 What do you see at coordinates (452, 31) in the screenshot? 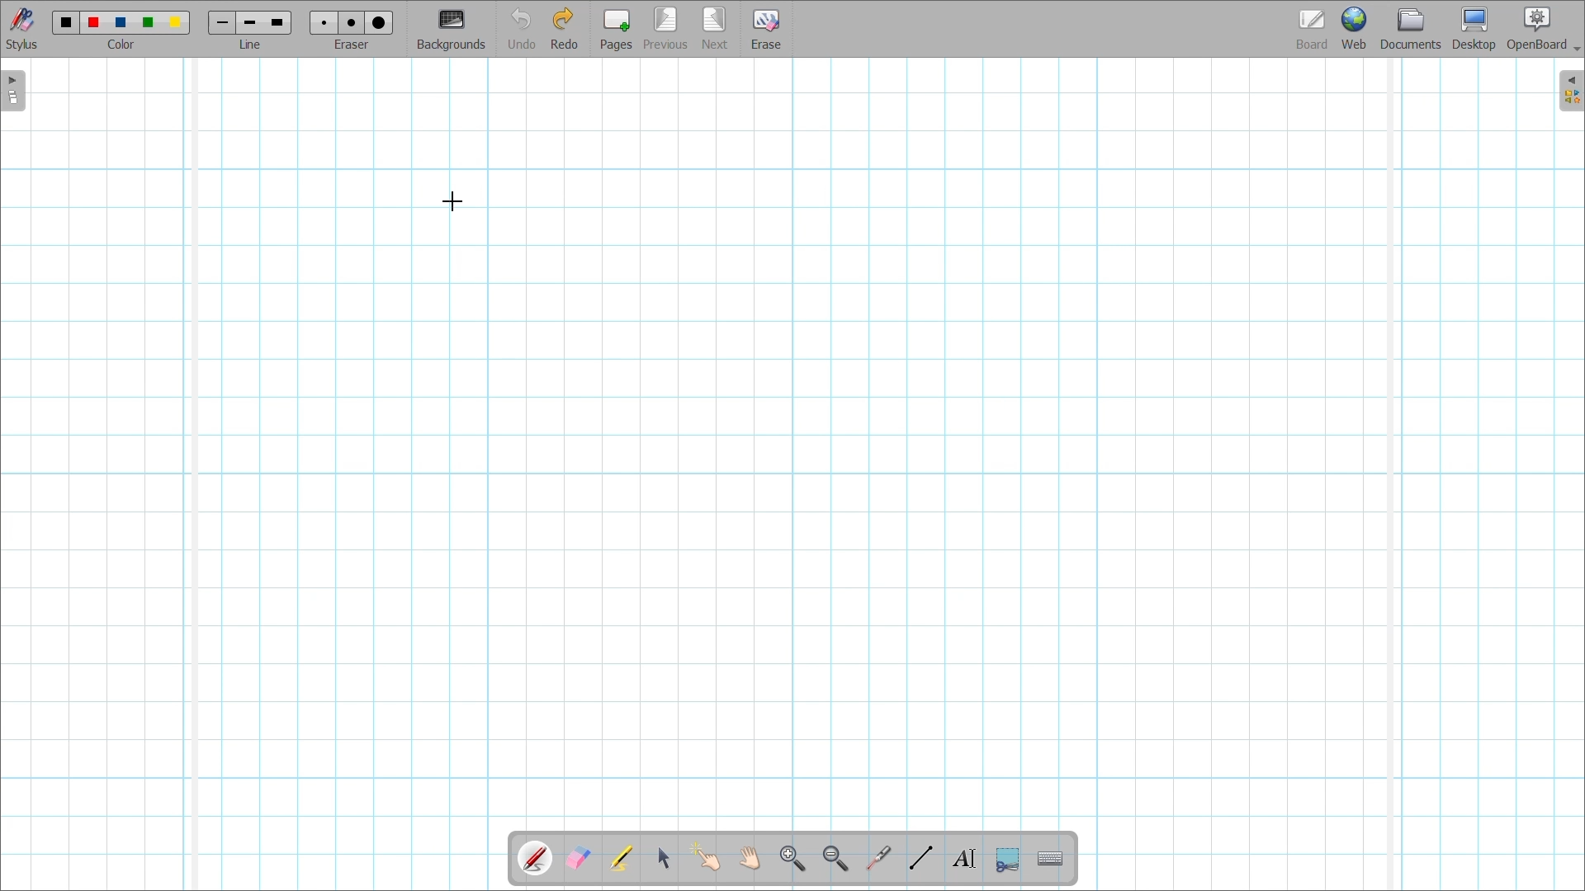
I see `Change background` at bounding box center [452, 31].